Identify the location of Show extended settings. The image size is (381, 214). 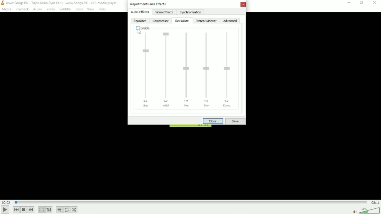
(49, 209).